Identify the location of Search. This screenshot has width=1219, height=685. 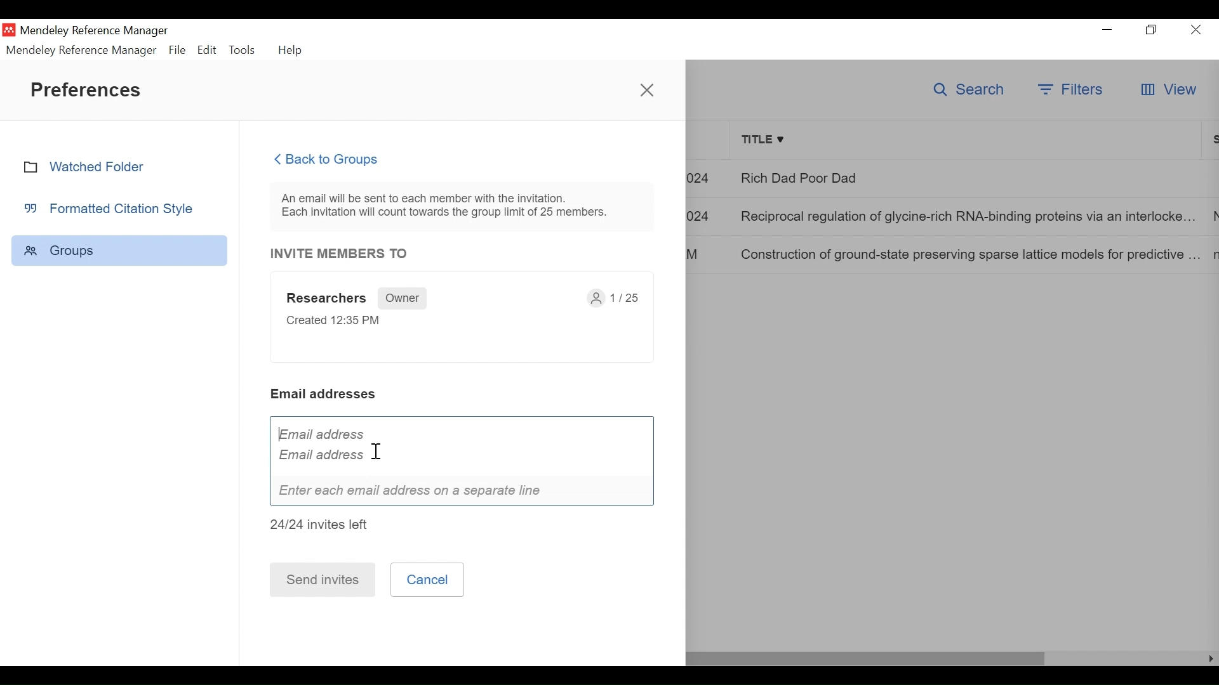
(966, 90).